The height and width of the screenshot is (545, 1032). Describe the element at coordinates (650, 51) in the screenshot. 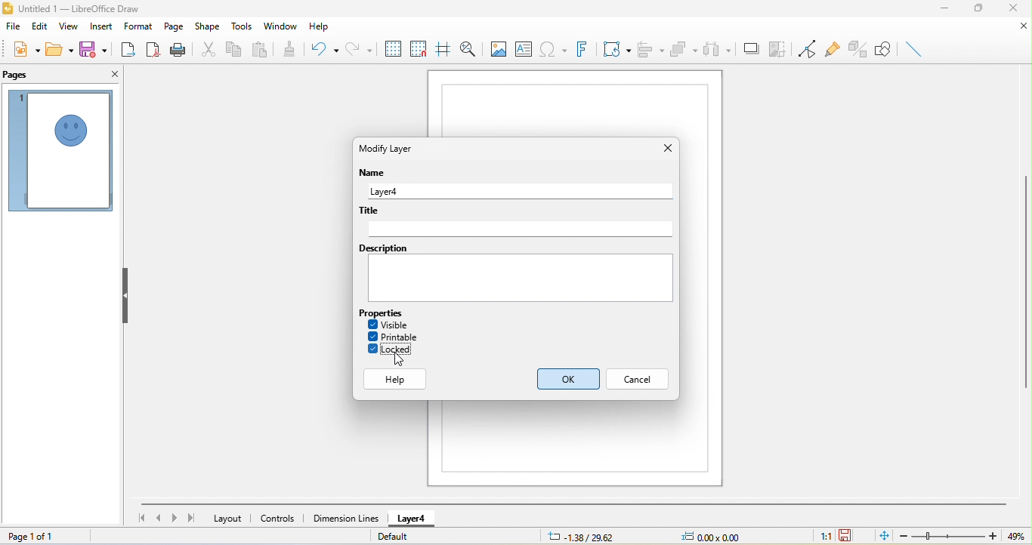

I see `align object` at that location.